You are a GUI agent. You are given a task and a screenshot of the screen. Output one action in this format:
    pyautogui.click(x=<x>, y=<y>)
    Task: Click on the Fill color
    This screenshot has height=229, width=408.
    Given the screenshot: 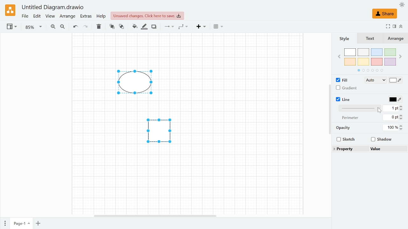 What is the action you would take?
    pyautogui.click(x=134, y=27)
    